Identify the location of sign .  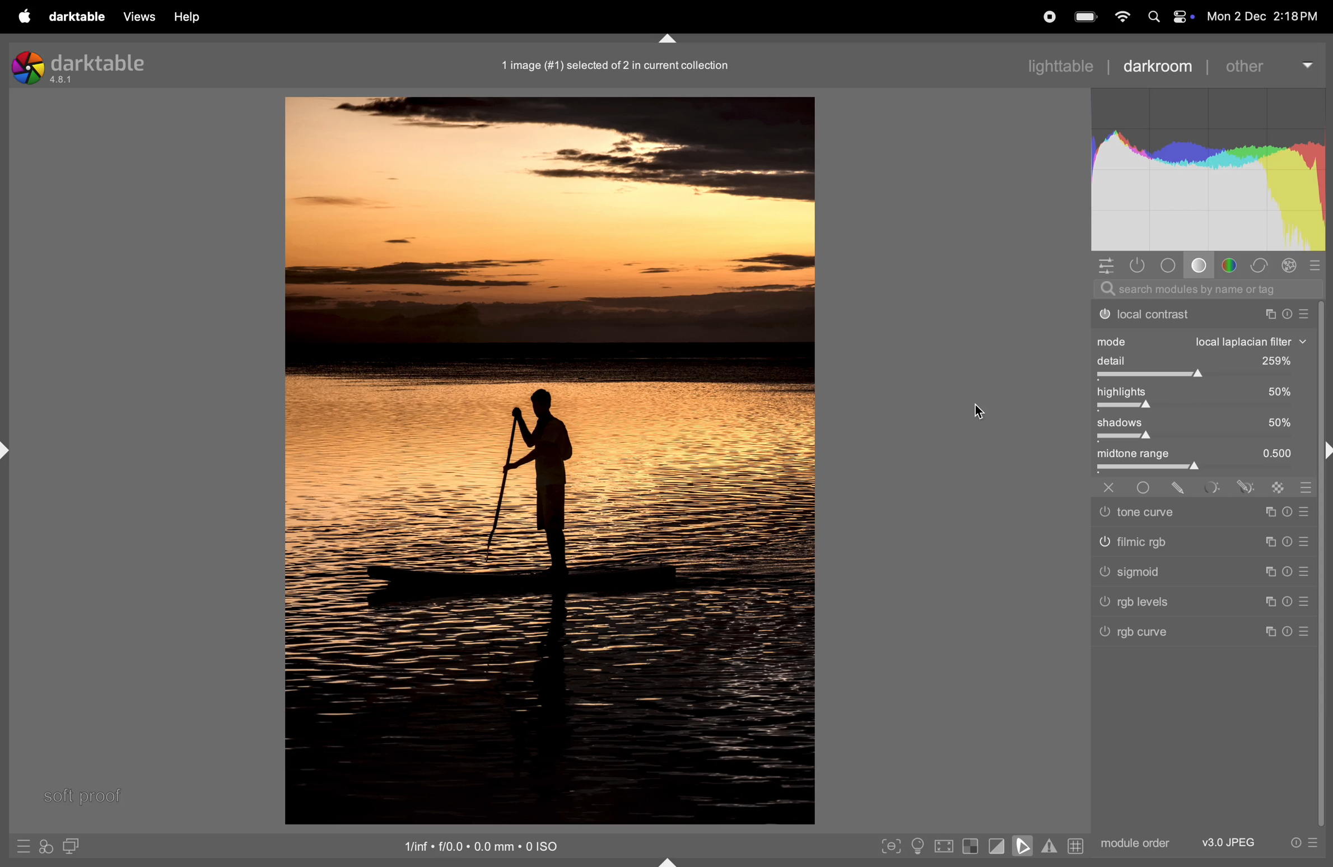
(1292, 601).